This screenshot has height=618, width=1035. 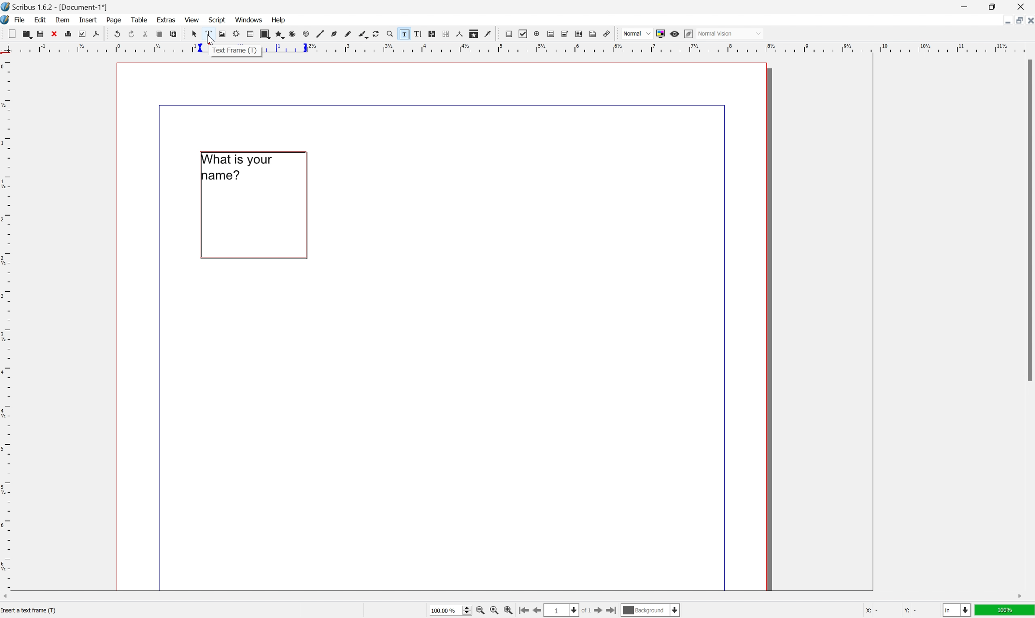 What do you see at coordinates (40, 34) in the screenshot?
I see `save` at bounding box center [40, 34].